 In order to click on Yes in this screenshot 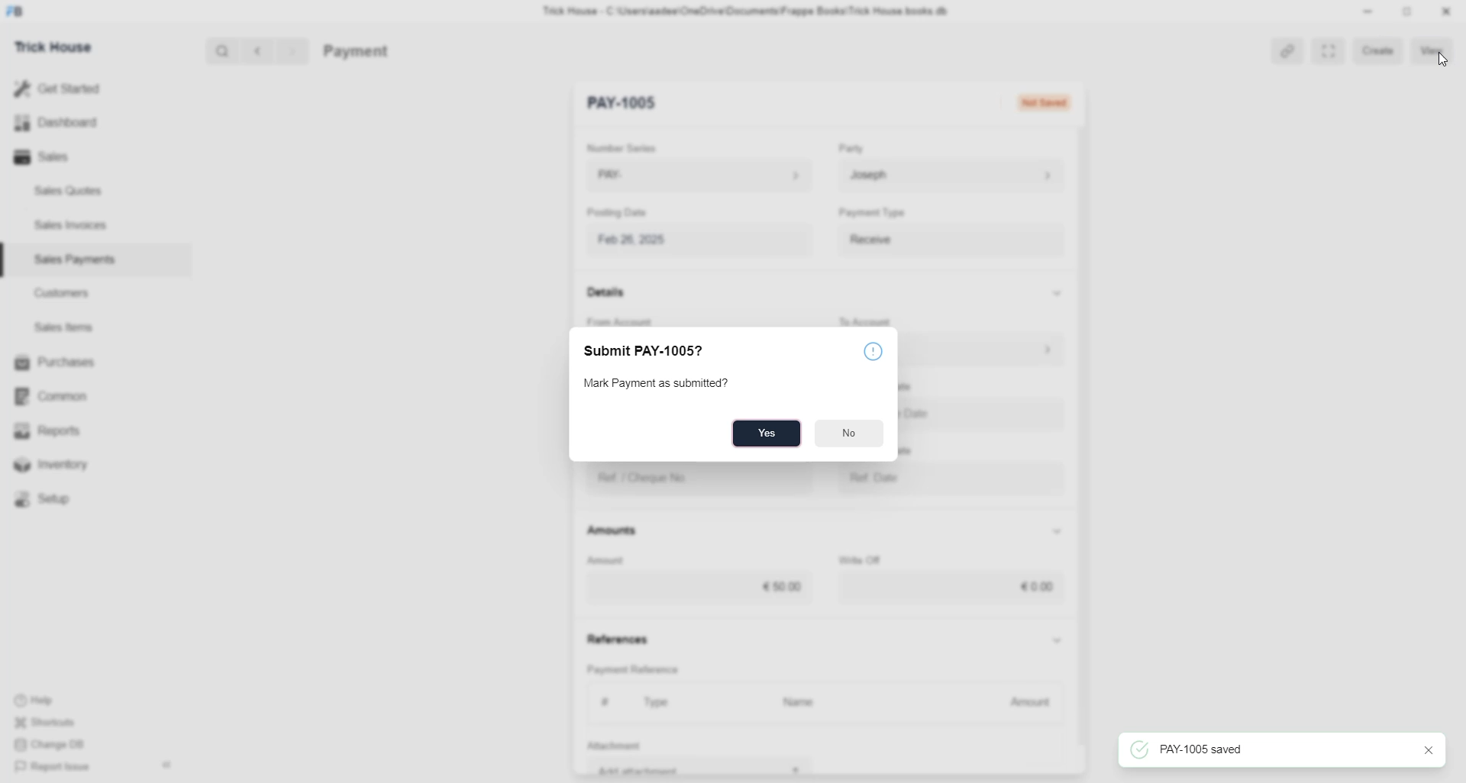, I will do `click(767, 434)`.